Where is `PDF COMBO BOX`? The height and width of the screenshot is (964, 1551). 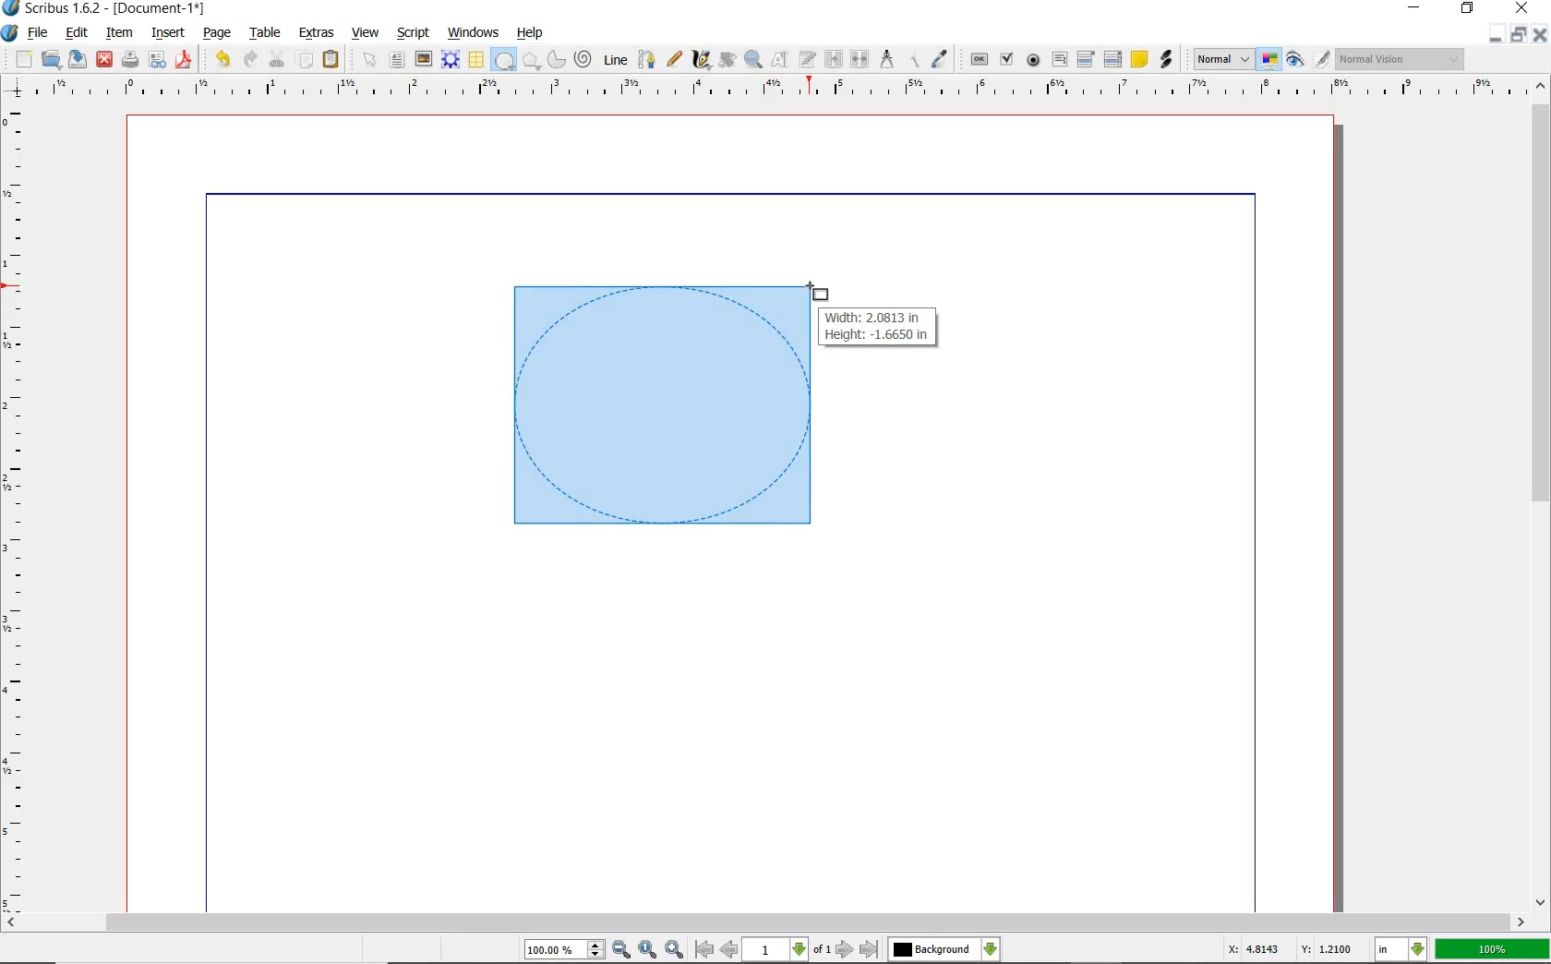 PDF COMBO BOX is located at coordinates (1085, 58).